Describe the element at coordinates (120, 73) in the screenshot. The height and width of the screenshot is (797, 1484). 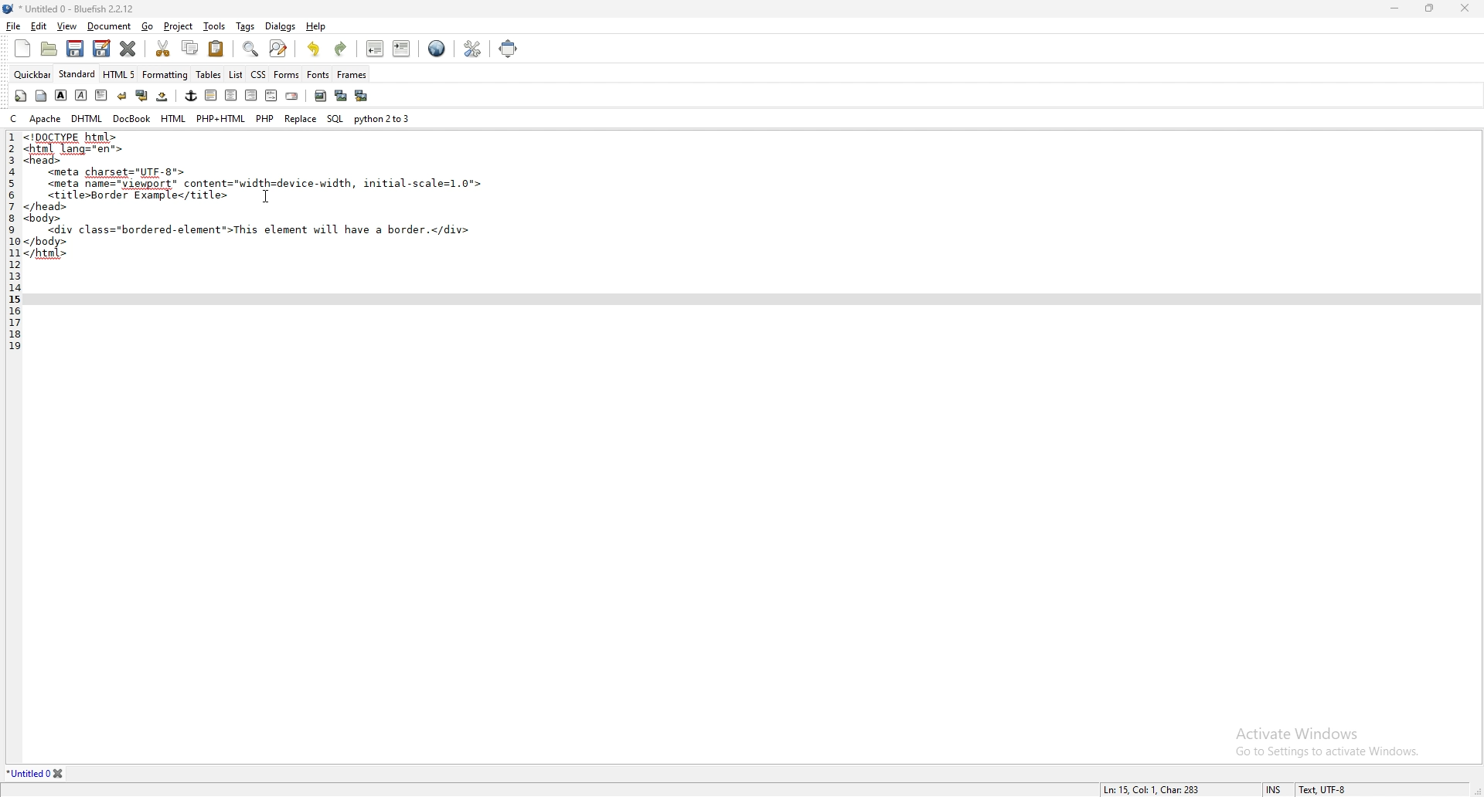
I see `html 5` at that location.